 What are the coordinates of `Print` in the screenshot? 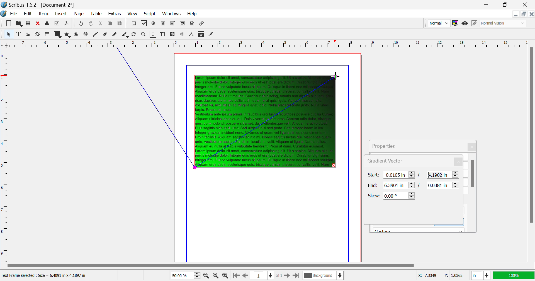 It's located at (48, 23).